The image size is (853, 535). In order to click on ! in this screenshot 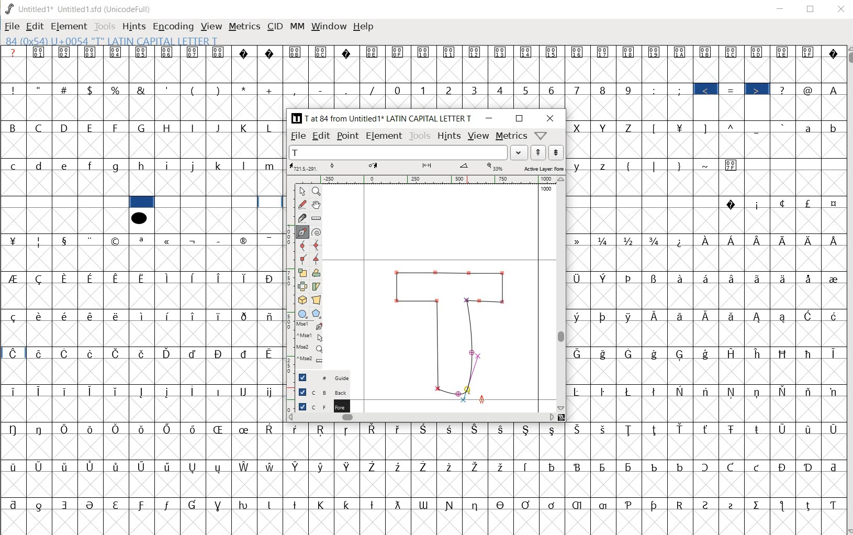, I will do `click(12, 89)`.